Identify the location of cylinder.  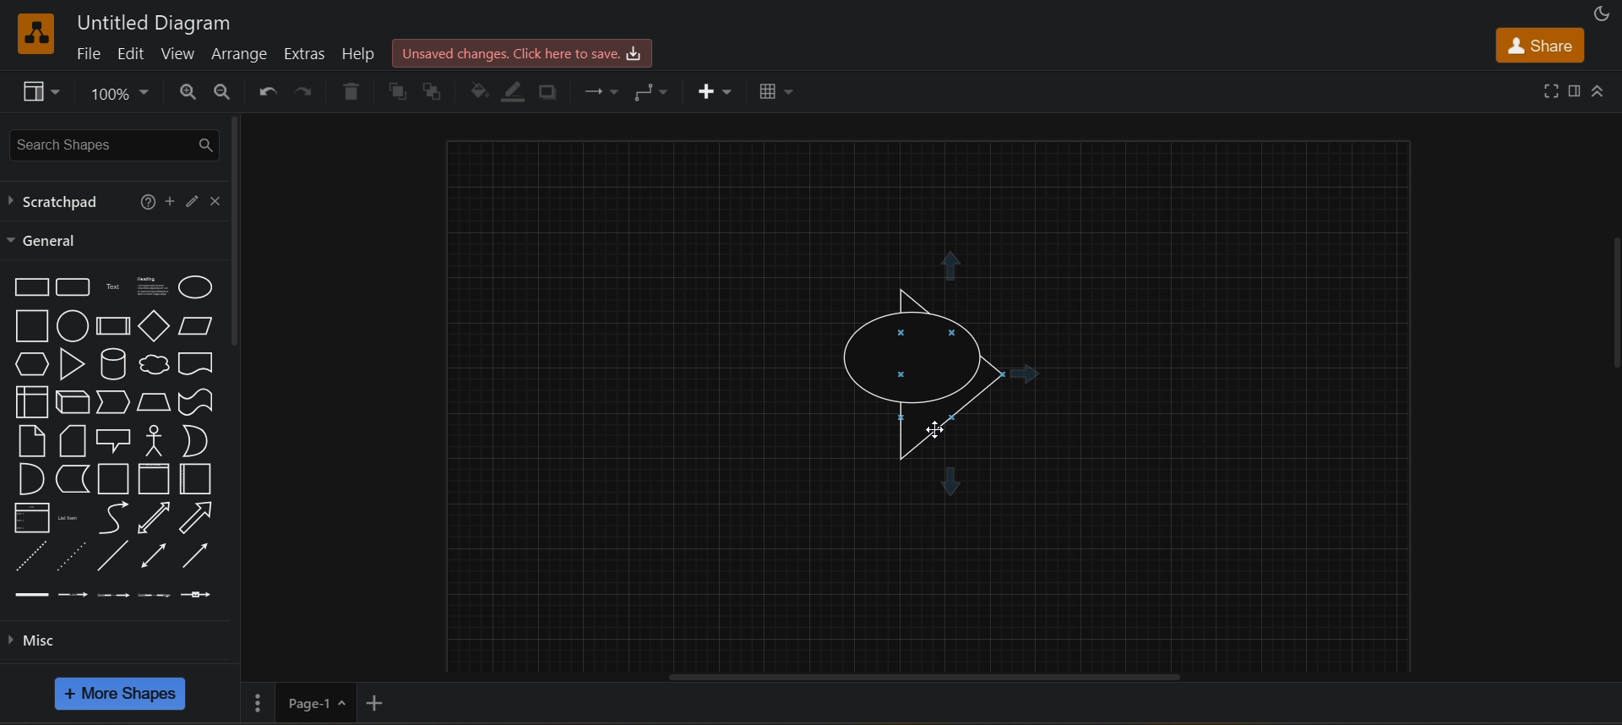
(113, 364).